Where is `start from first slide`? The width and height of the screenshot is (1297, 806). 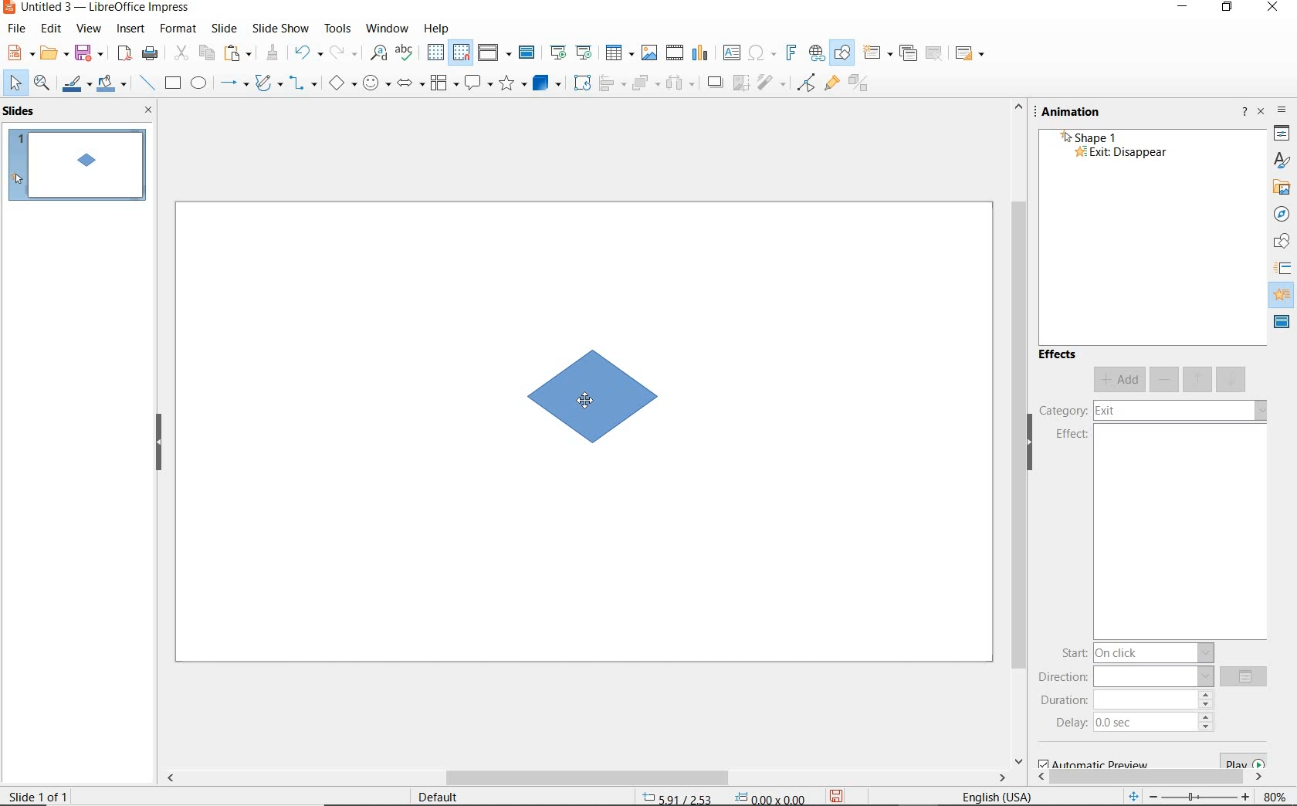
start from first slide is located at coordinates (559, 52).